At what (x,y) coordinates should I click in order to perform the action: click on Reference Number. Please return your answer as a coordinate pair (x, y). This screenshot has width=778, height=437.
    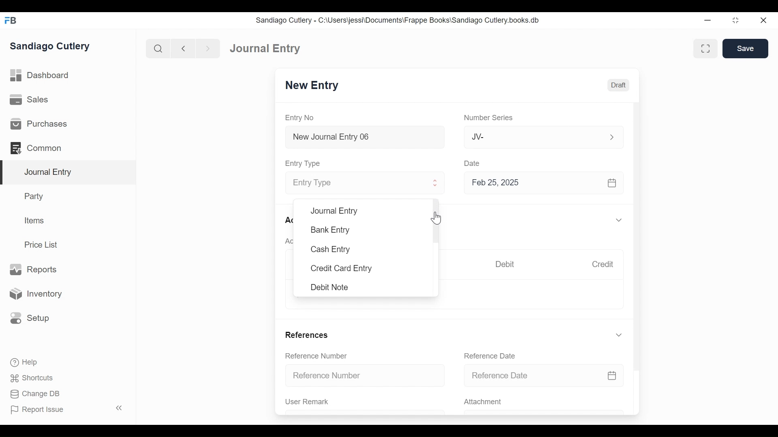
    Looking at the image, I should click on (316, 355).